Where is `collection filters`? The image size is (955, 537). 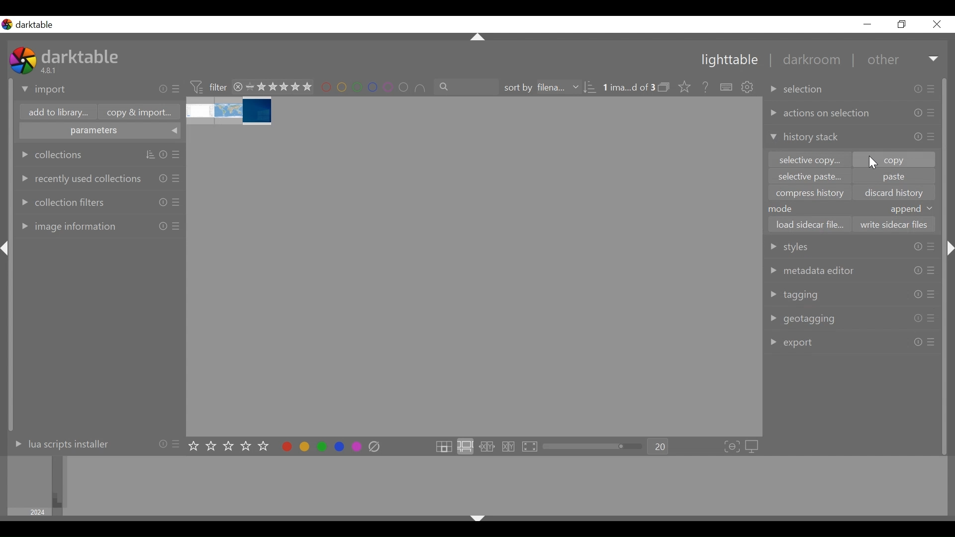
collection filters is located at coordinates (62, 201).